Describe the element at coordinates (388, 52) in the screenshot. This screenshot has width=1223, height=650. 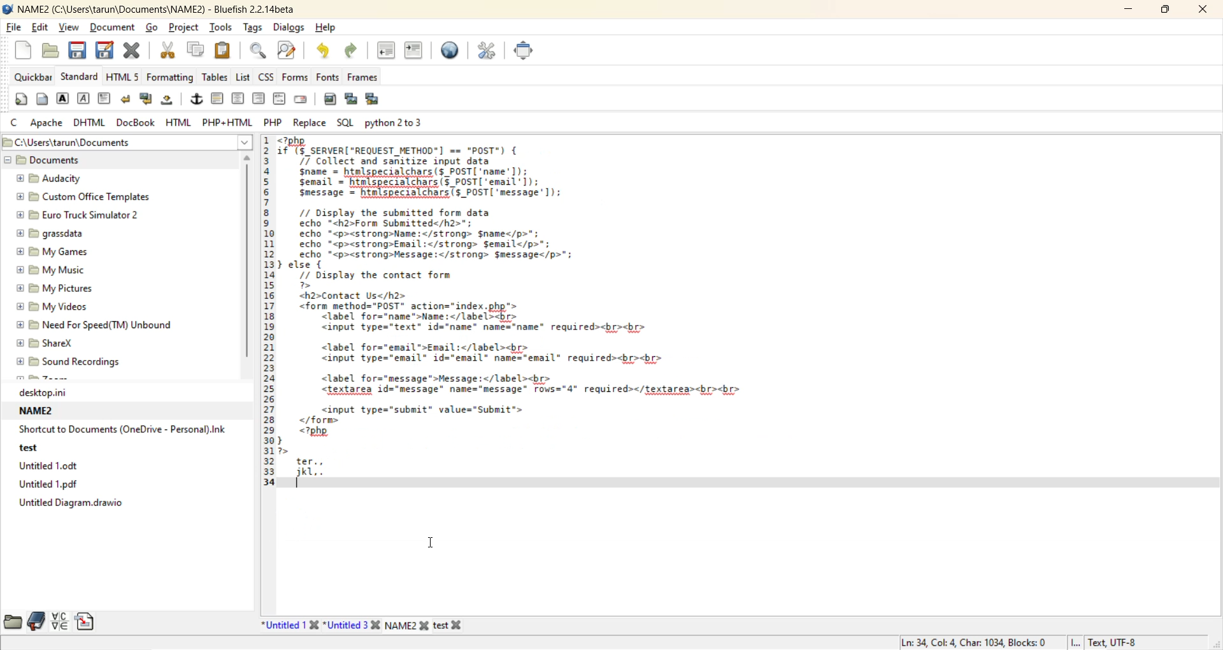
I see `unindent` at that location.